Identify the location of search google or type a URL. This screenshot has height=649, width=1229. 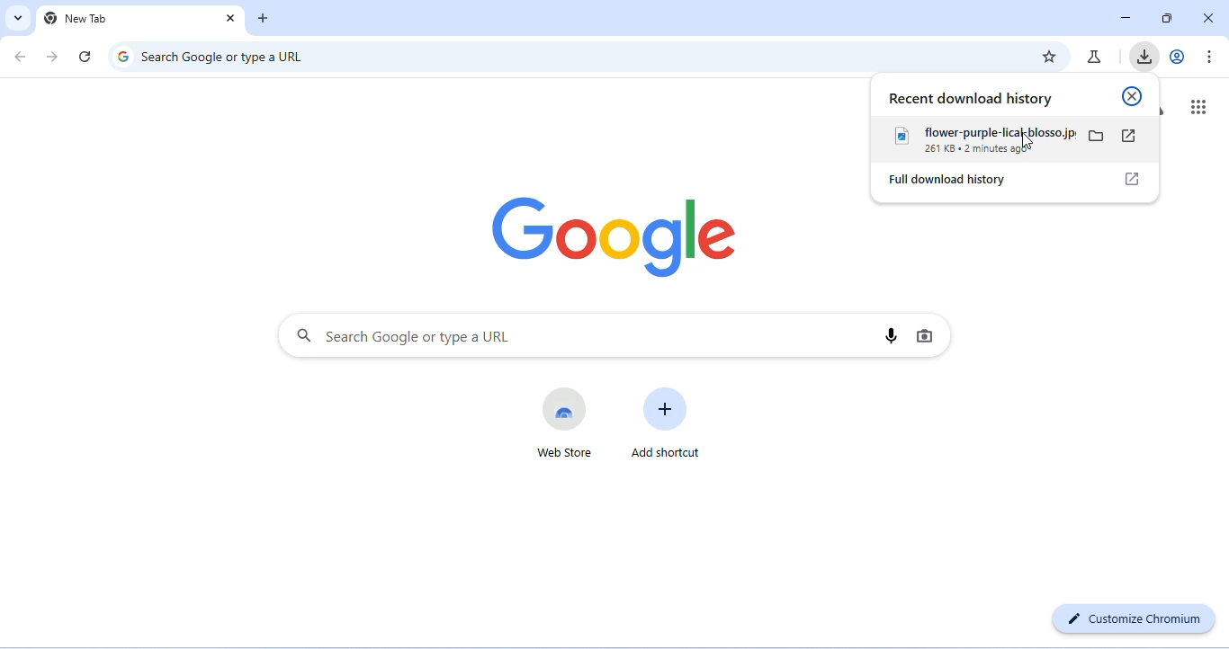
(210, 56).